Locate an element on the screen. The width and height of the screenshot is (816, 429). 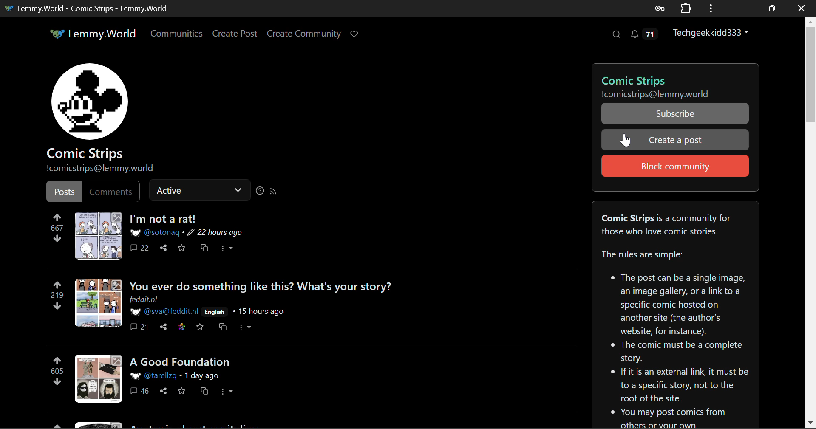
Lemmy.World is located at coordinates (92, 34).